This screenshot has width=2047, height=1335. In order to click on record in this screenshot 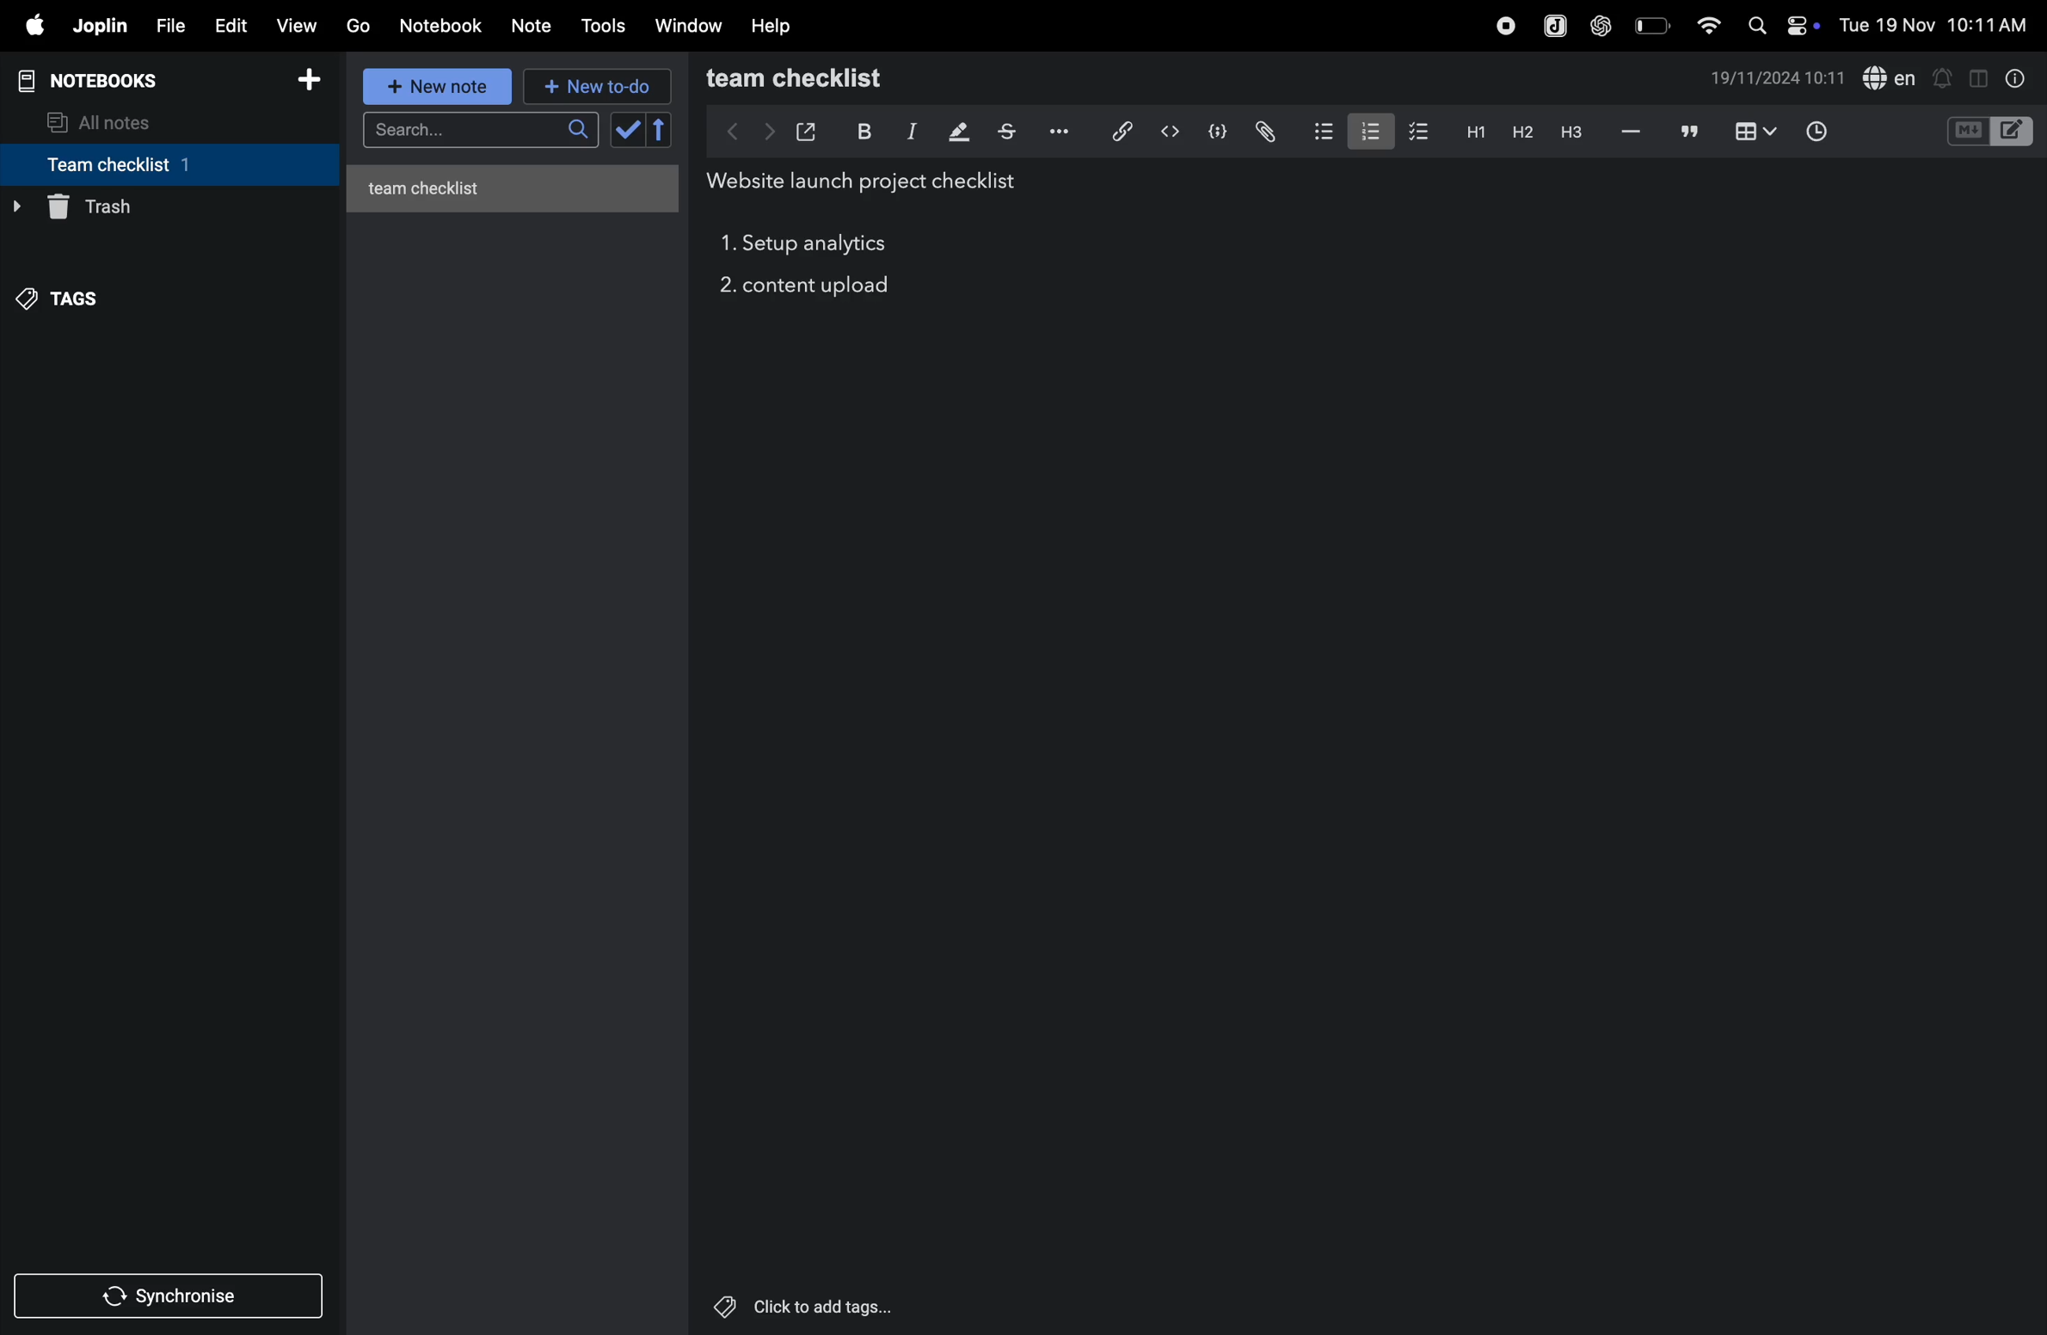, I will do `click(1500, 25)`.